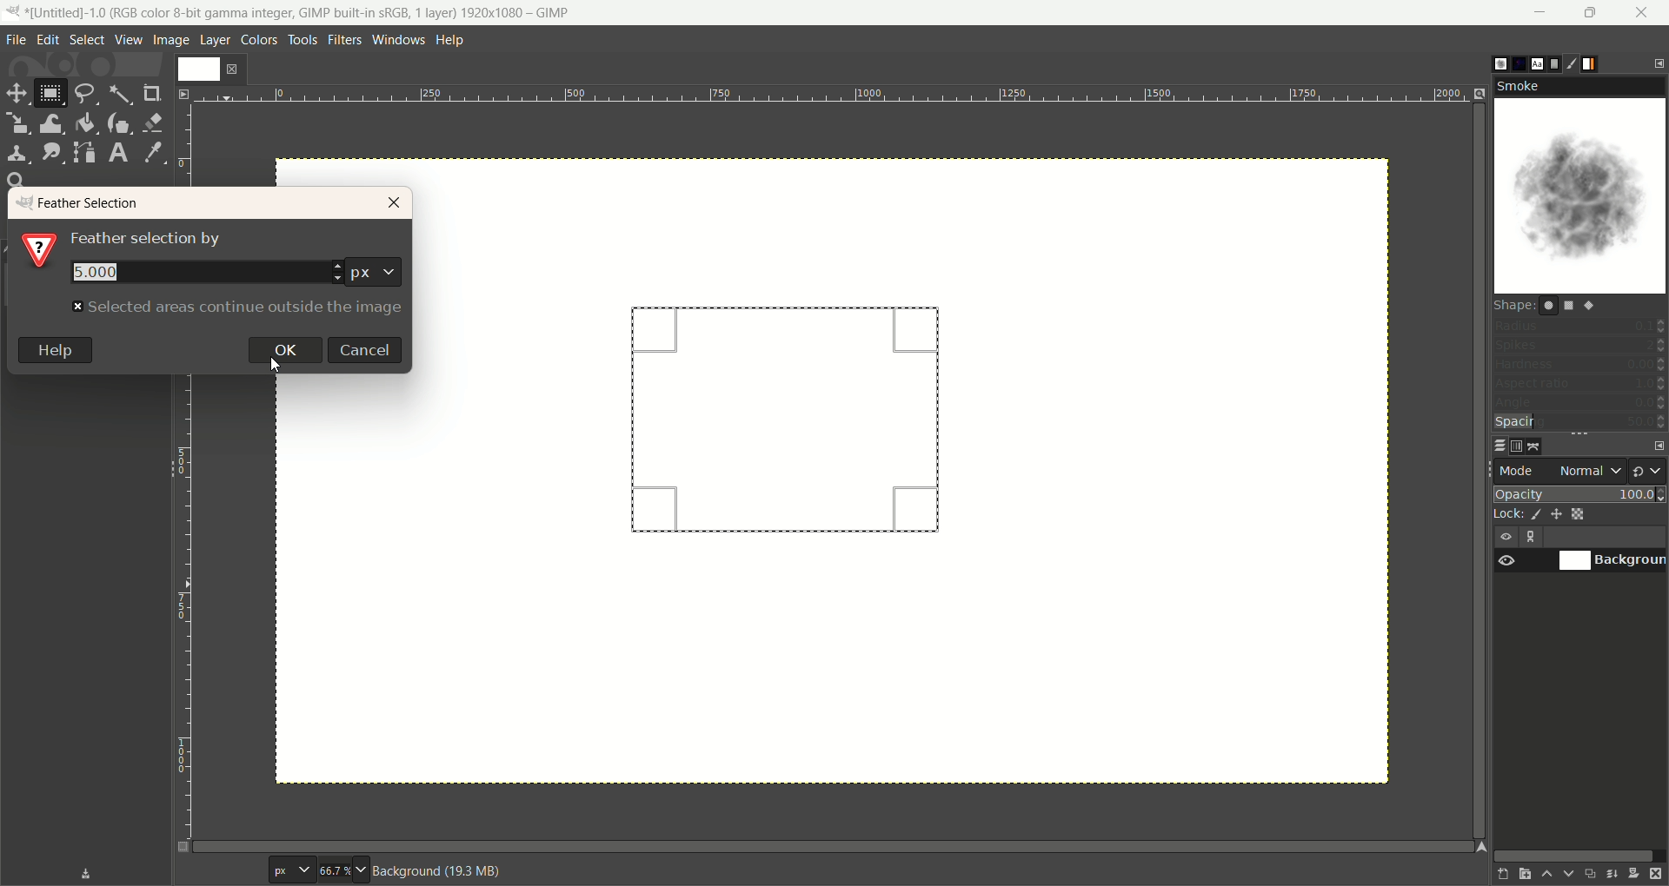 The width and height of the screenshot is (1669, 886). Describe the element at coordinates (1539, 13) in the screenshot. I see `minimize` at that location.